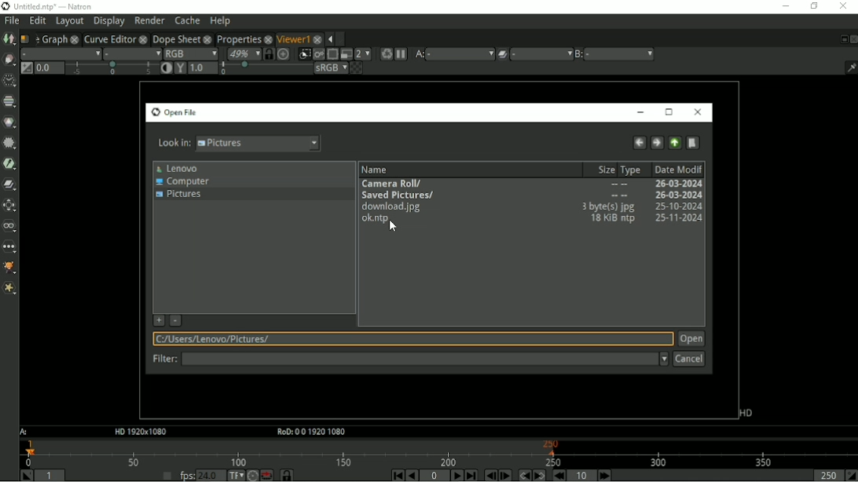 This screenshot has height=482, width=858. What do you see at coordinates (158, 321) in the screenshot?
I see `ReAdd the current directory to the favorite list` at bounding box center [158, 321].